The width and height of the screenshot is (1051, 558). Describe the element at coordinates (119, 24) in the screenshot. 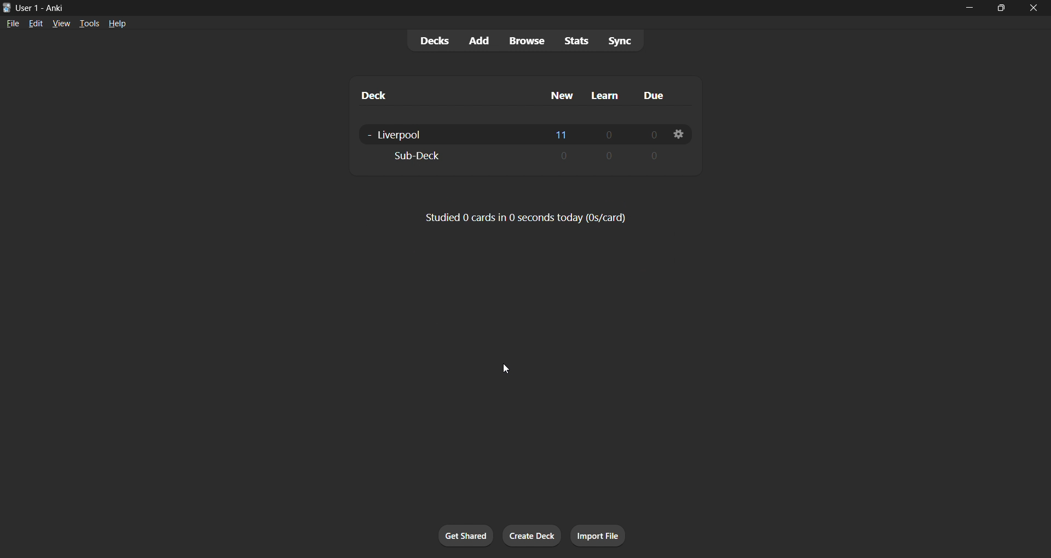

I see `help` at that location.